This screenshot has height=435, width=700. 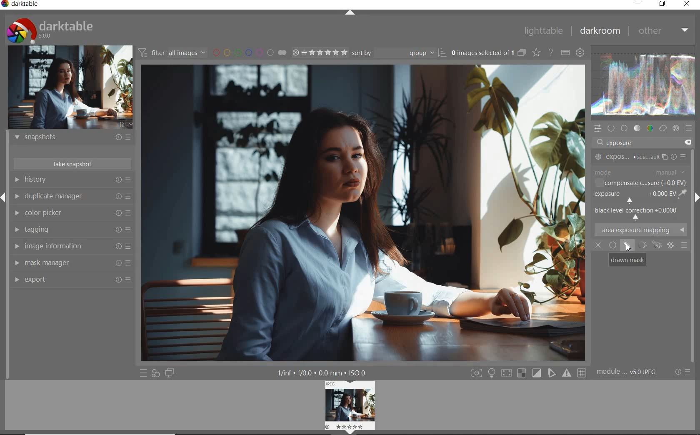 I want to click on effect, so click(x=676, y=128).